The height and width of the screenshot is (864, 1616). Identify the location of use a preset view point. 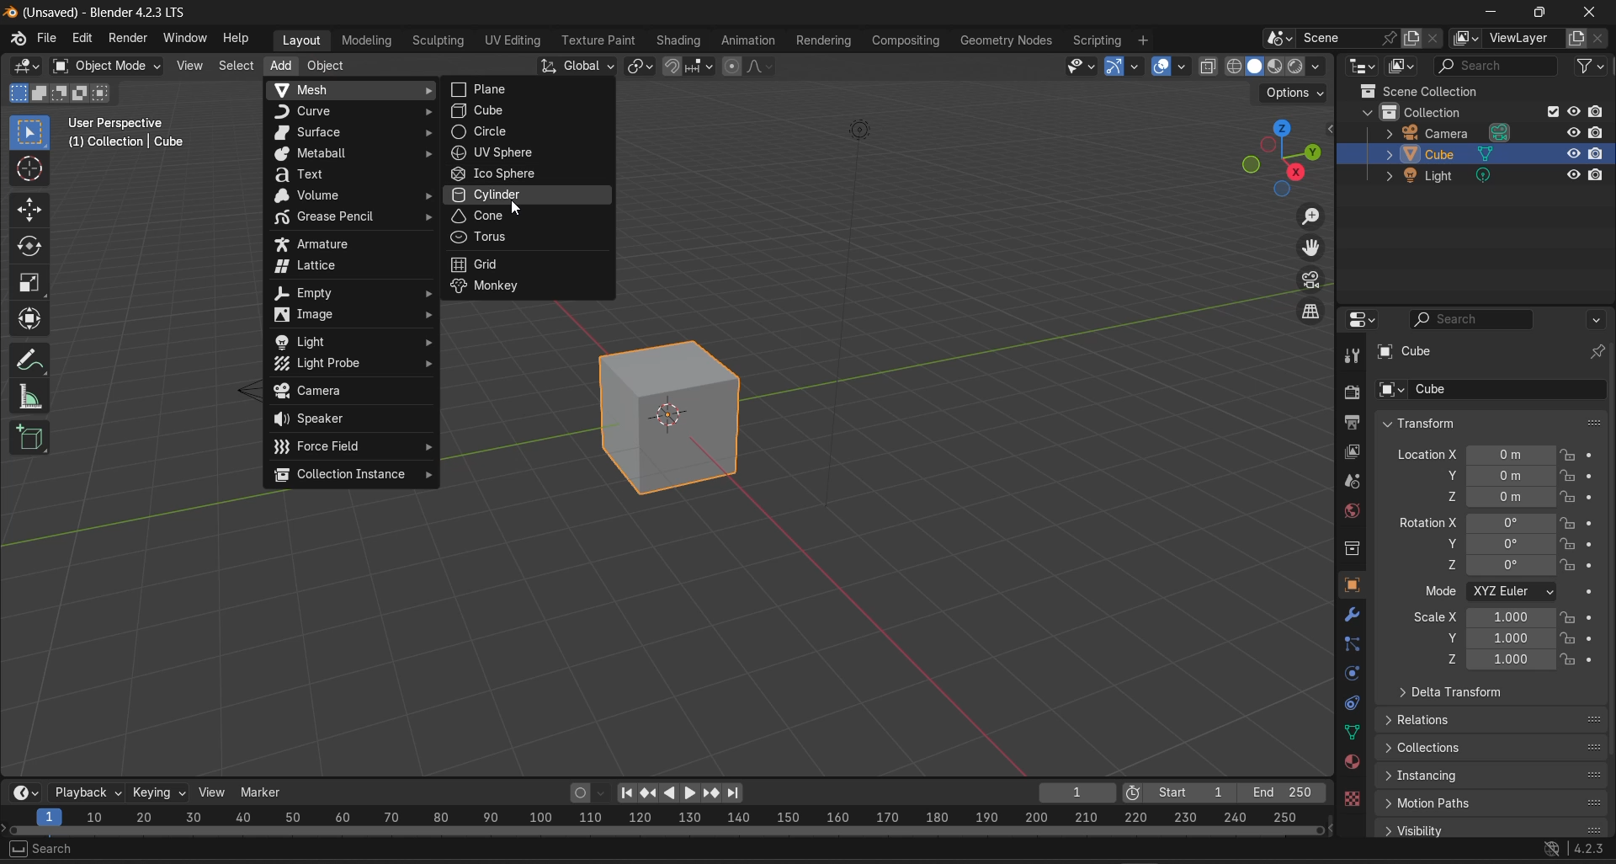
(1284, 156).